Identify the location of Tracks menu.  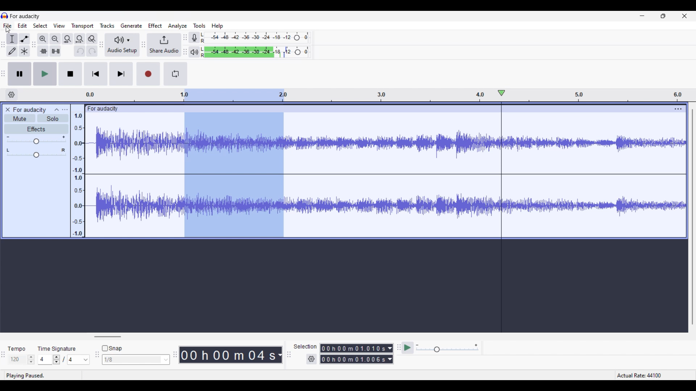
(107, 25).